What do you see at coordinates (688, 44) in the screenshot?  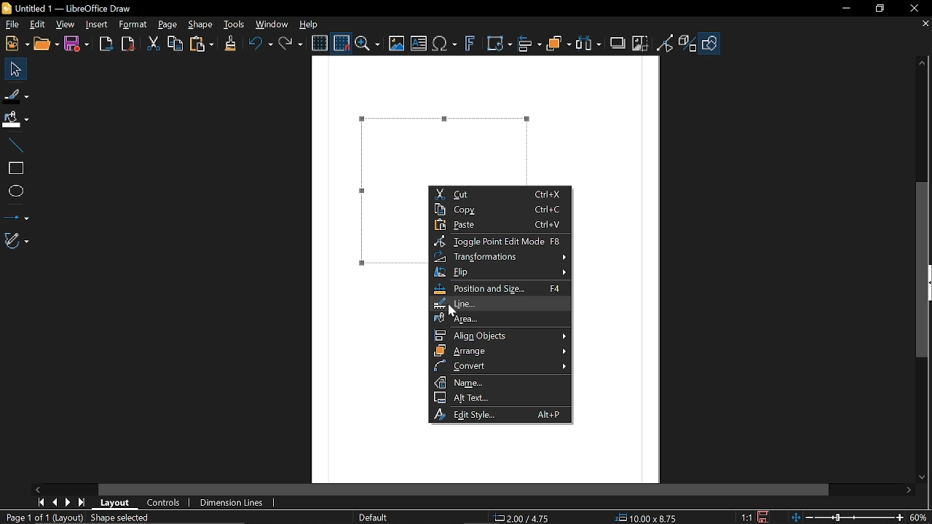 I see `Toggle extrusion` at bounding box center [688, 44].